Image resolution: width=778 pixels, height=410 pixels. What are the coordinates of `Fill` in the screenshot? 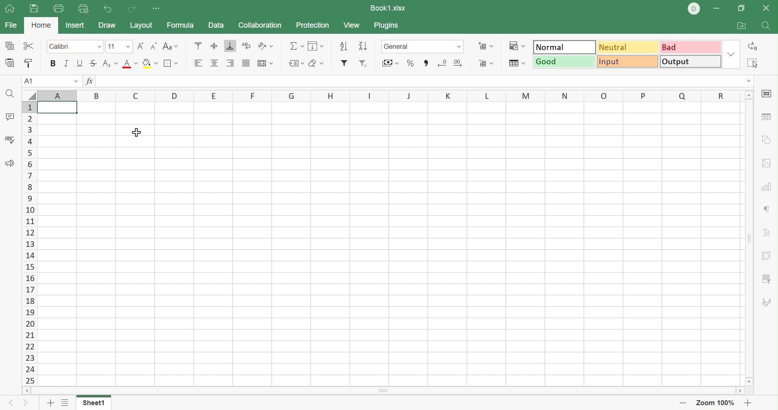 It's located at (315, 46).